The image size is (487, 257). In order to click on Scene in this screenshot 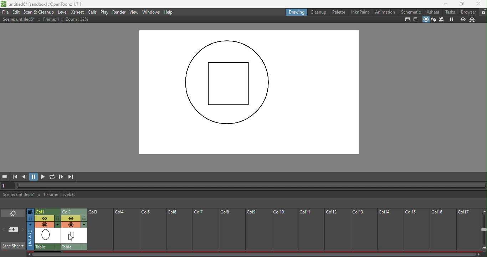, I will do `click(75, 236)`.